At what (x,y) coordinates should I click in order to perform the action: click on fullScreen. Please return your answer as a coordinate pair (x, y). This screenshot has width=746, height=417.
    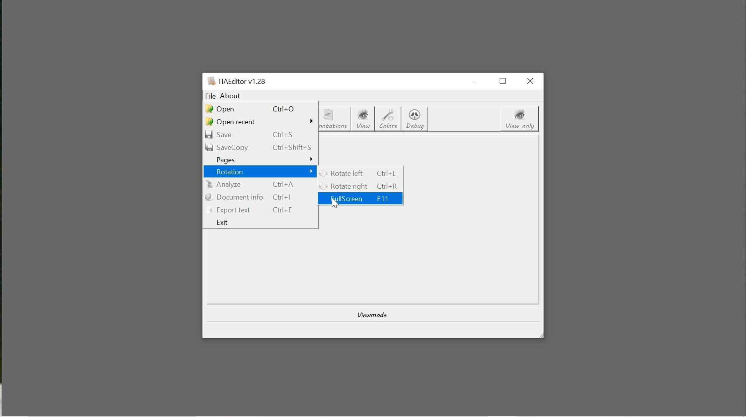
    Looking at the image, I should click on (361, 200).